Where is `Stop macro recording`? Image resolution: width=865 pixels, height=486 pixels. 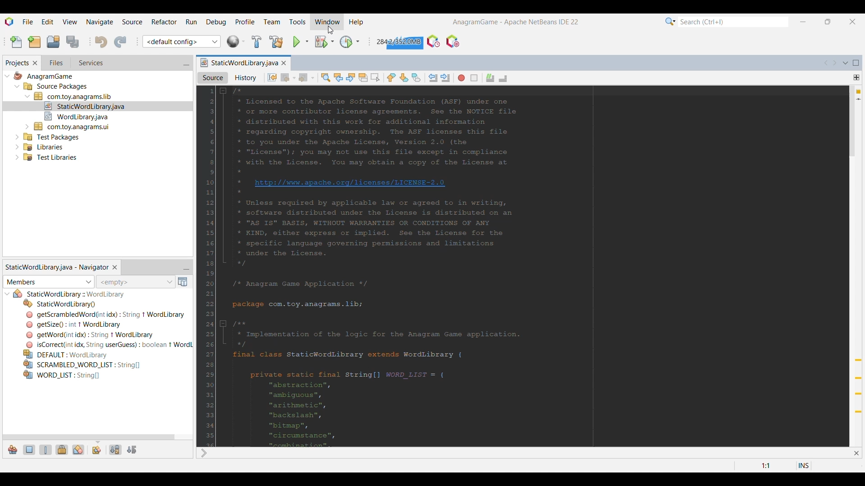
Stop macro recording is located at coordinates (474, 78).